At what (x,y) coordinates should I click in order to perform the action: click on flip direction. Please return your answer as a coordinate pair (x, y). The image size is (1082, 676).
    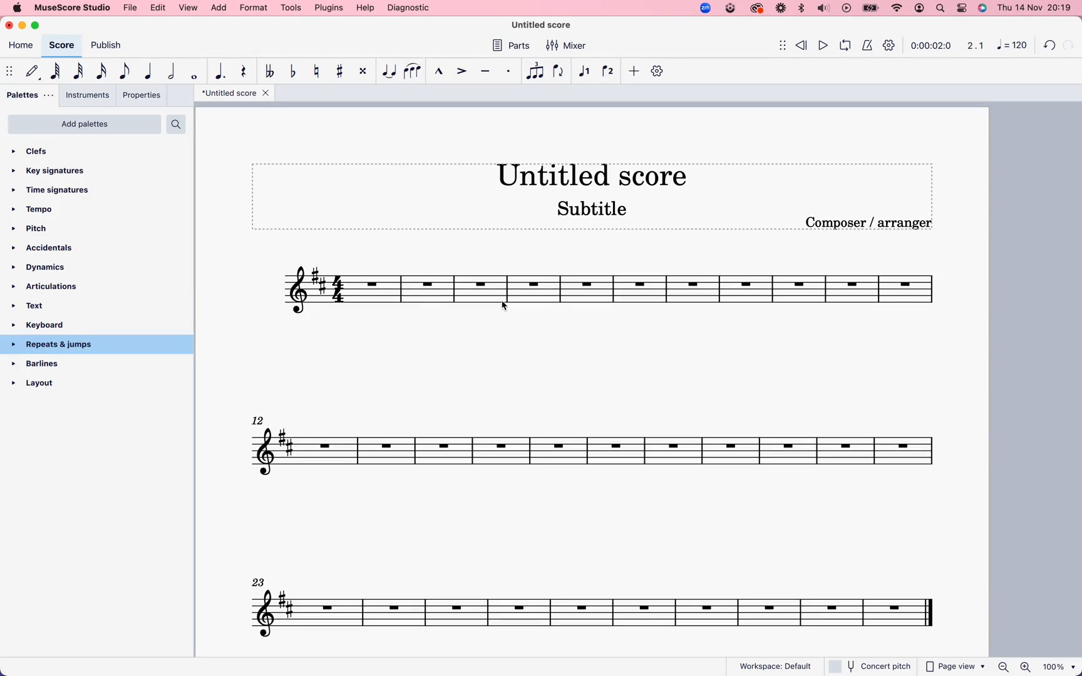
    Looking at the image, I should click on (559, 71).